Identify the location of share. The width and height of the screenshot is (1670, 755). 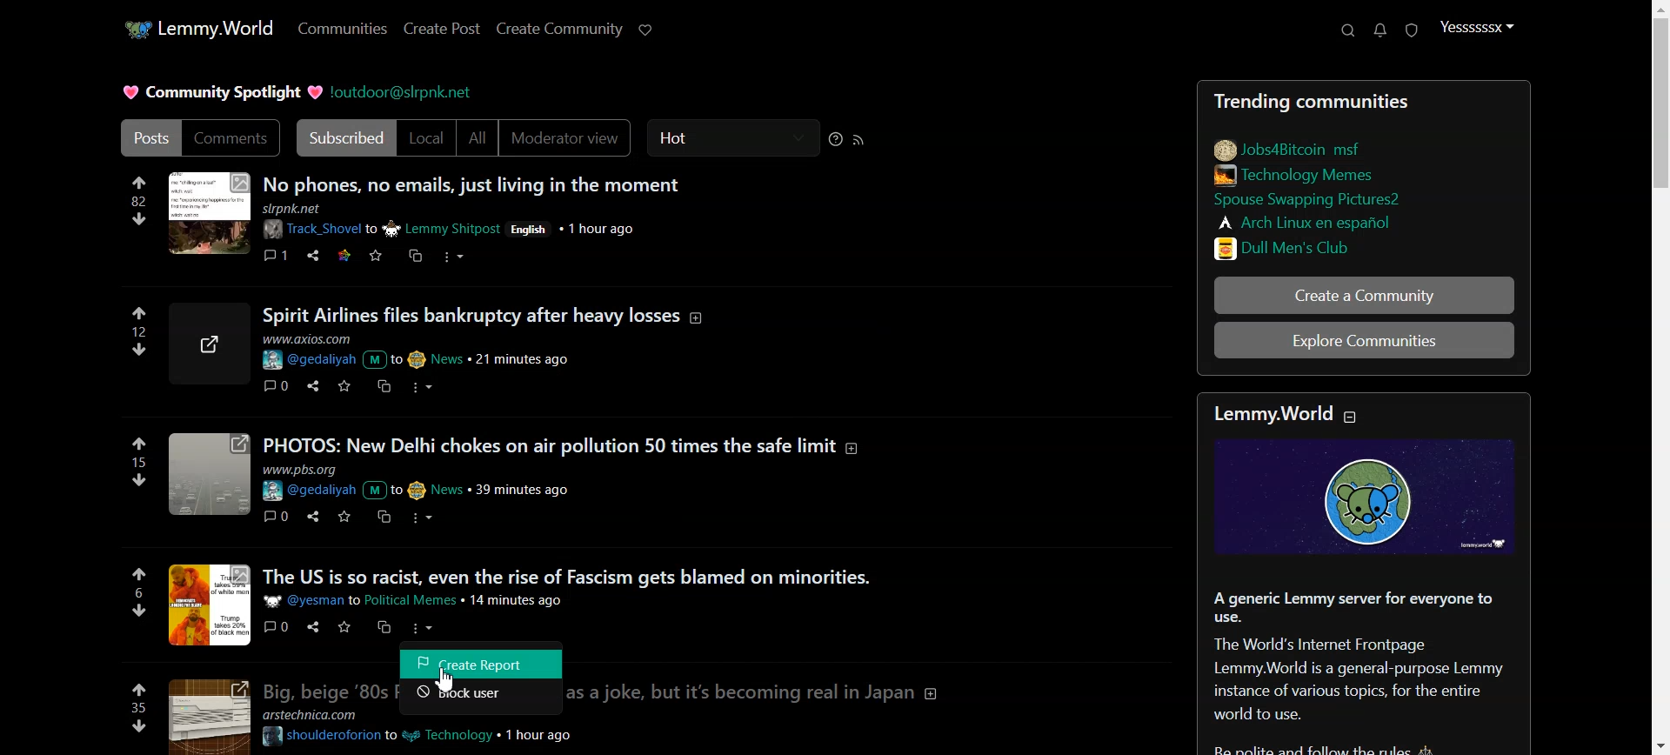
(310, 384).